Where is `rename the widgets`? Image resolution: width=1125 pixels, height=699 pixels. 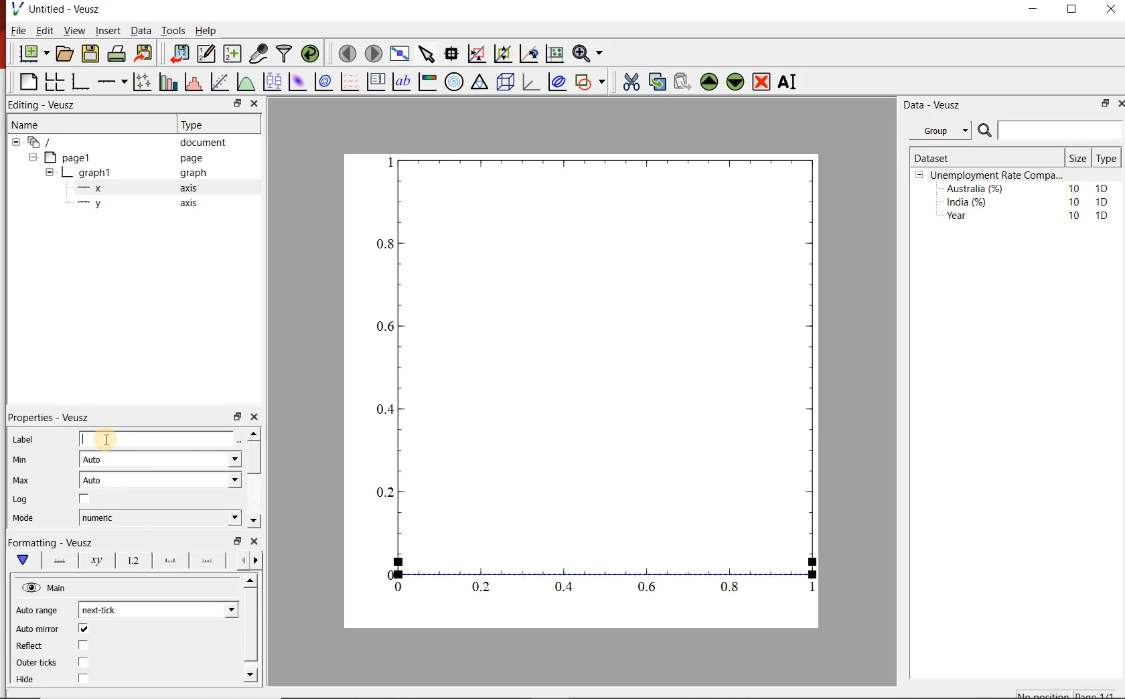 rename the widgets is located at coordinates (790, 82).